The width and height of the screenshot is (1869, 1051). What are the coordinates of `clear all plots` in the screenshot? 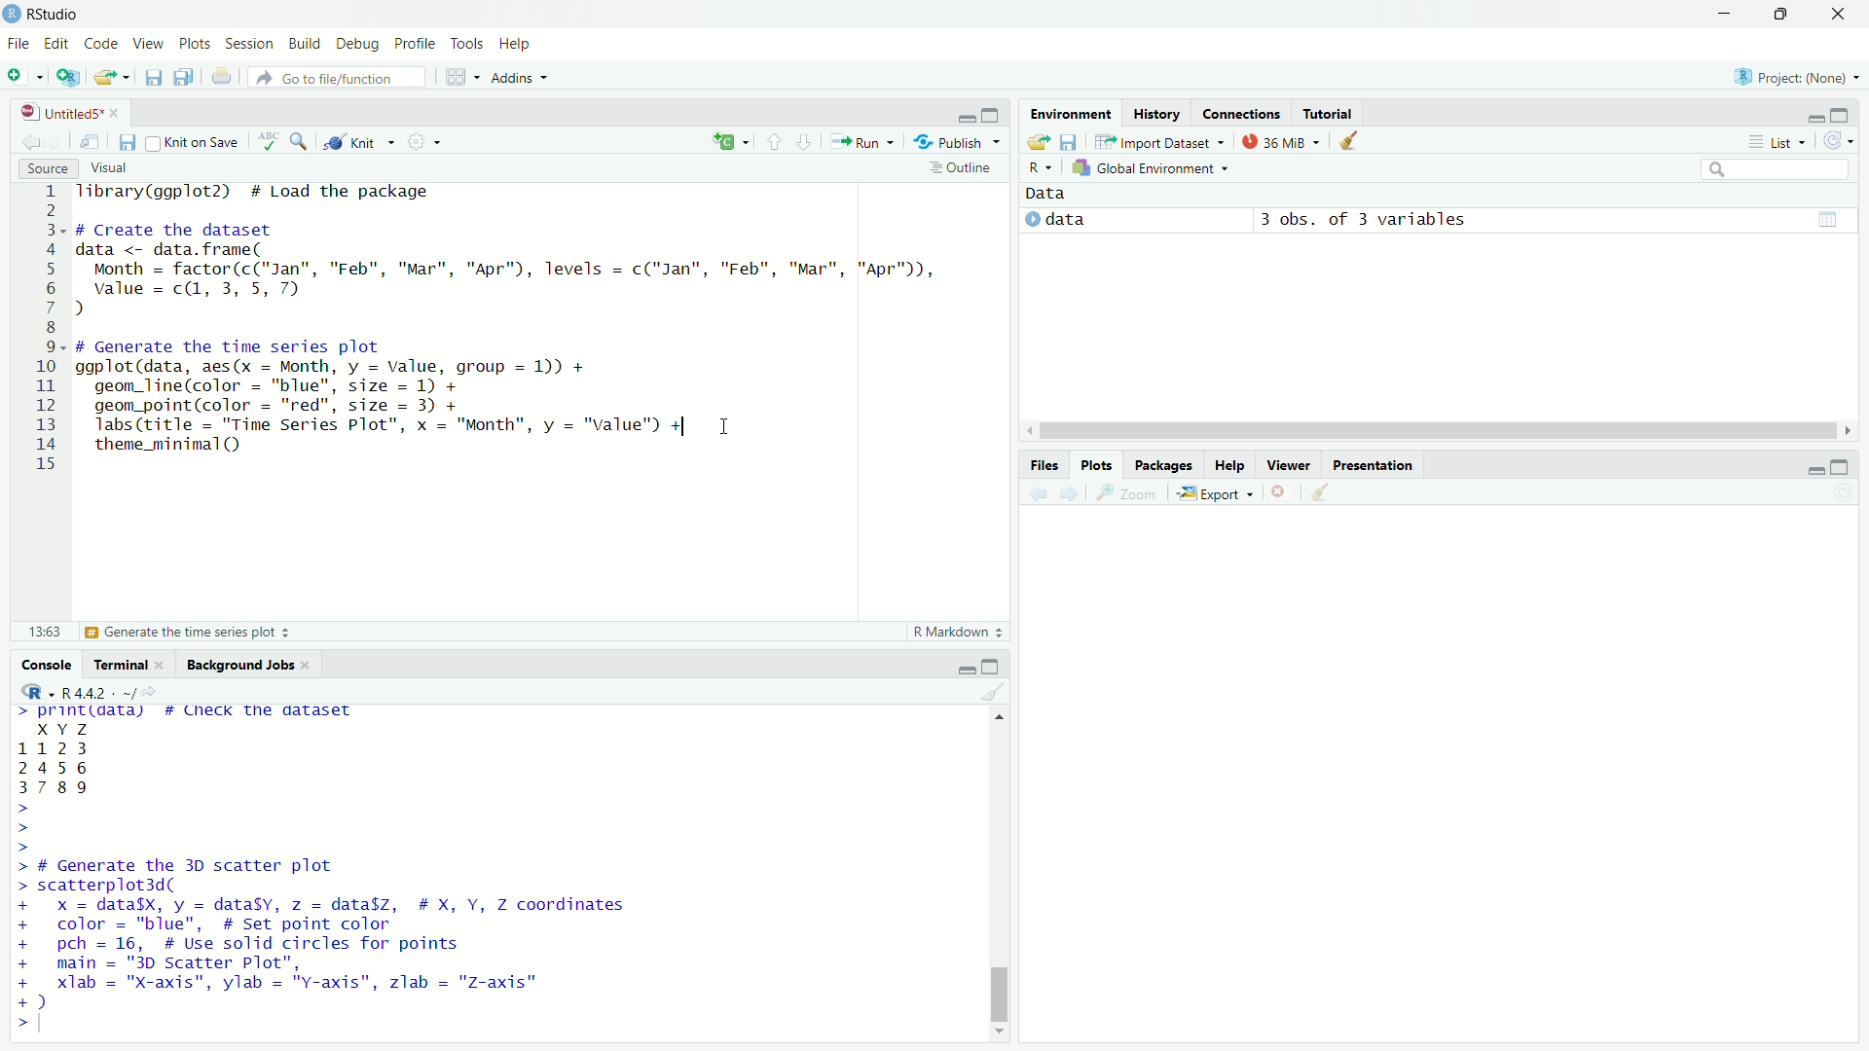 It's located at (1322, 494).